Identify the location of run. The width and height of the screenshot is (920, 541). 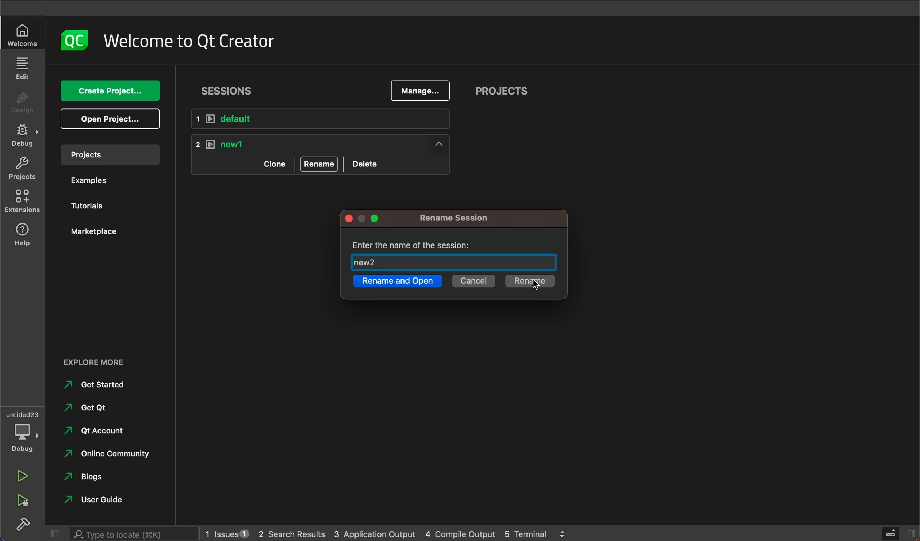
(21, 477).